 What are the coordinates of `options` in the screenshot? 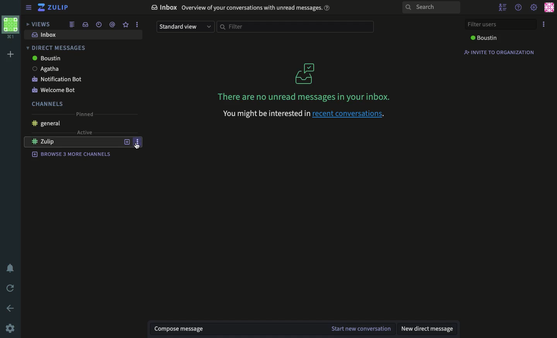 It's located at (545, 24).